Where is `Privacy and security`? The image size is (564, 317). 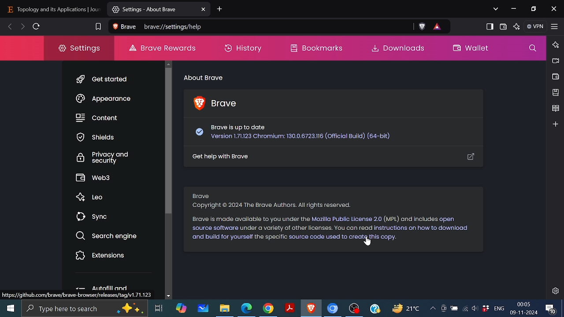 Privacy and security is located at coordinates (103, 158).